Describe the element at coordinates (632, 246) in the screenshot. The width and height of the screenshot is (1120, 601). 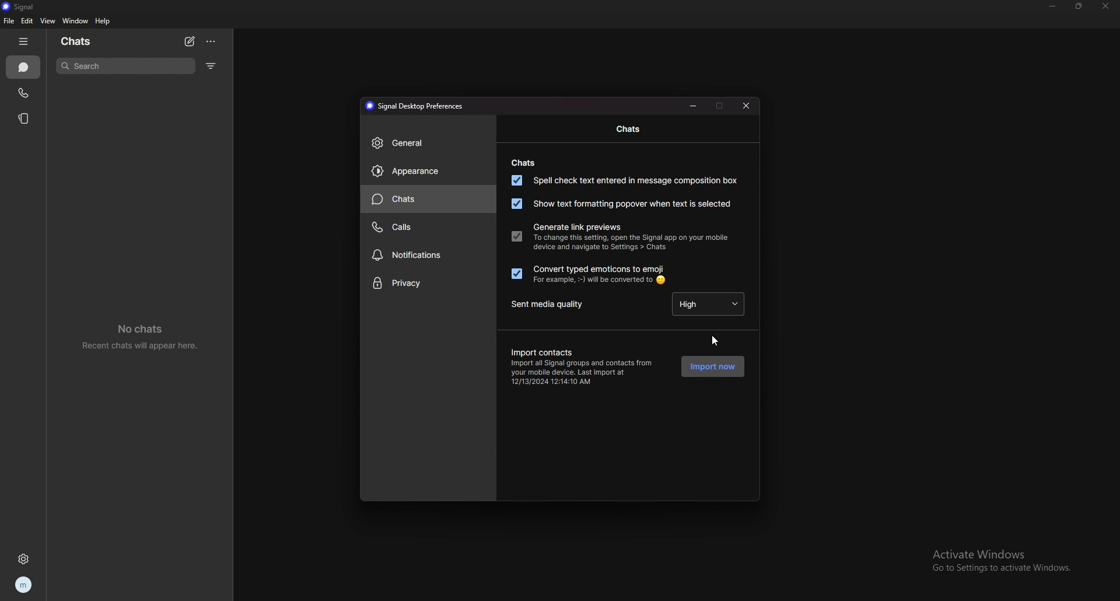
I see `To change this setting, open the Signal app on your mobile
device and navigate to Settings > Chats` at that location.